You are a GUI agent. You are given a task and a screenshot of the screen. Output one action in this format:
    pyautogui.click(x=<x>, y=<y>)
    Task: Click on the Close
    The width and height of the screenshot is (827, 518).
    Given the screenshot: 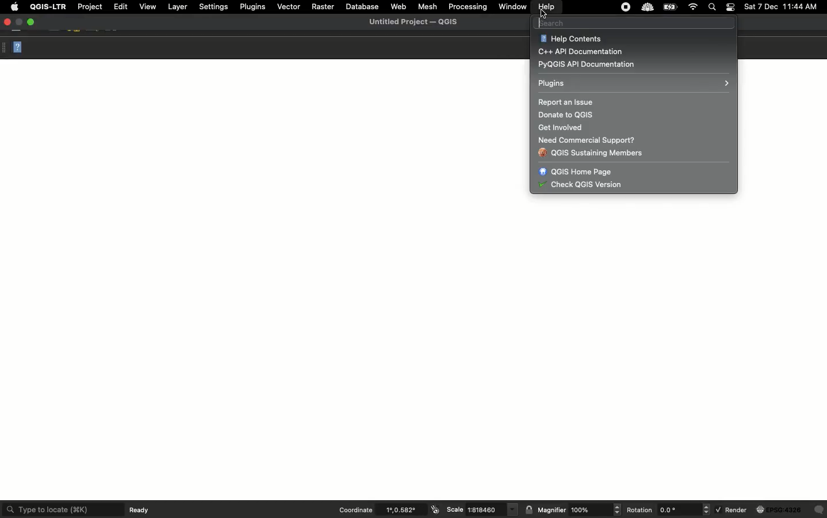 What is the action you would take?
    pyautogui.click(x=7, y=22)
    